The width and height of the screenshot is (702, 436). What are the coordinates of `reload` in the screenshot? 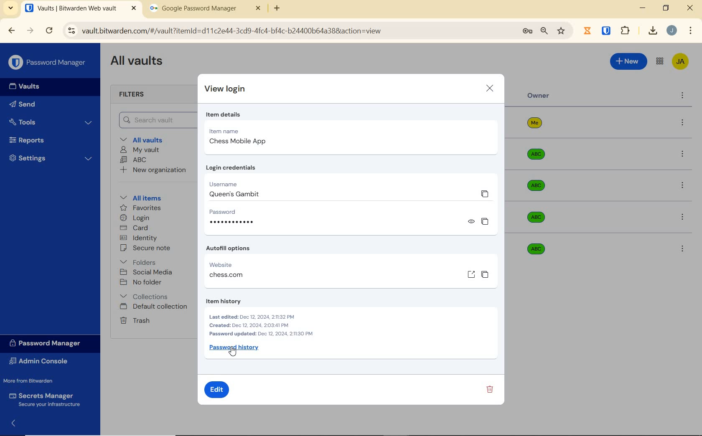 It's located at (50, 31).